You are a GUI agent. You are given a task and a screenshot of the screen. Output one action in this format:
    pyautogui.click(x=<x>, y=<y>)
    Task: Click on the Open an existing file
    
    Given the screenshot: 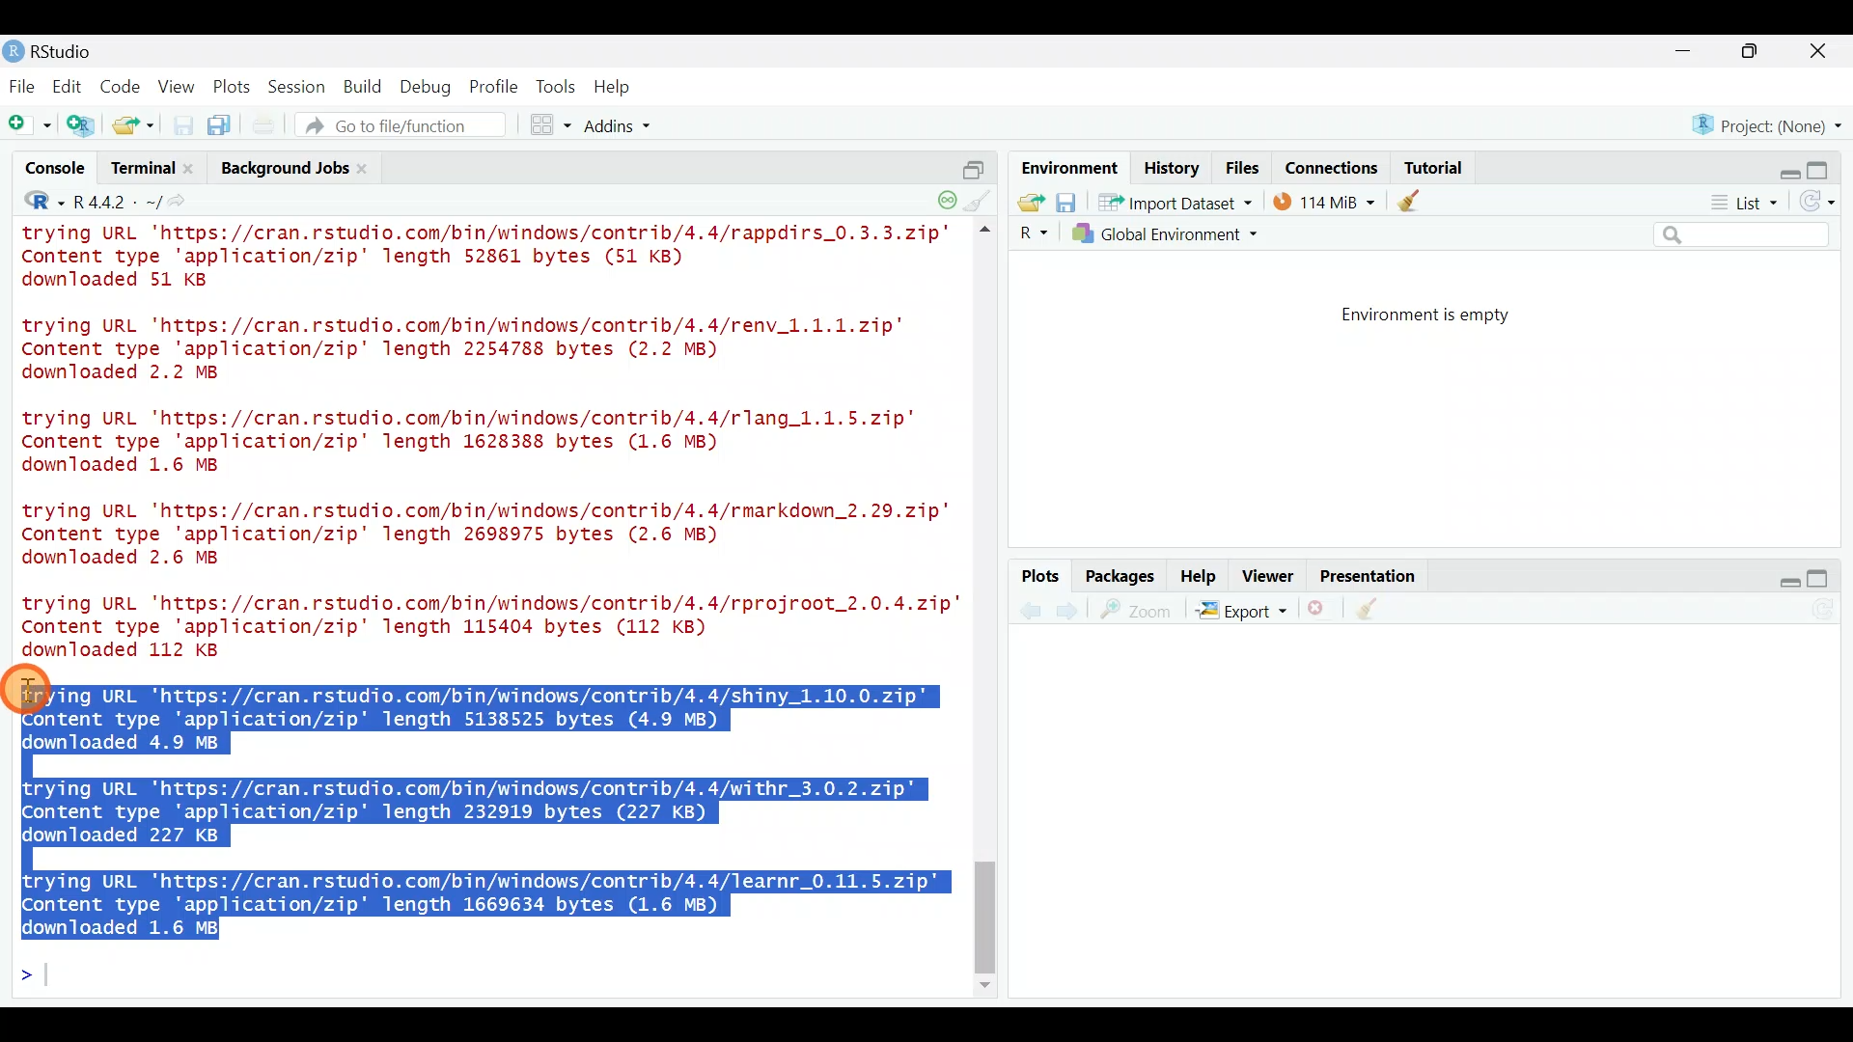 What is the action you would take?
    pyautogui.click(x=135, y=127)
    